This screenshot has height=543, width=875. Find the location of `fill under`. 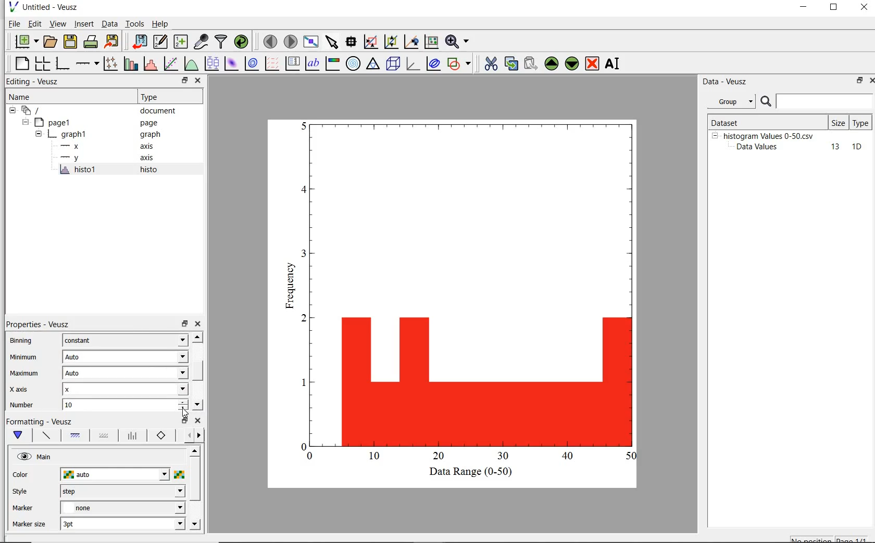

fill under is located at coordinates (76, 435).